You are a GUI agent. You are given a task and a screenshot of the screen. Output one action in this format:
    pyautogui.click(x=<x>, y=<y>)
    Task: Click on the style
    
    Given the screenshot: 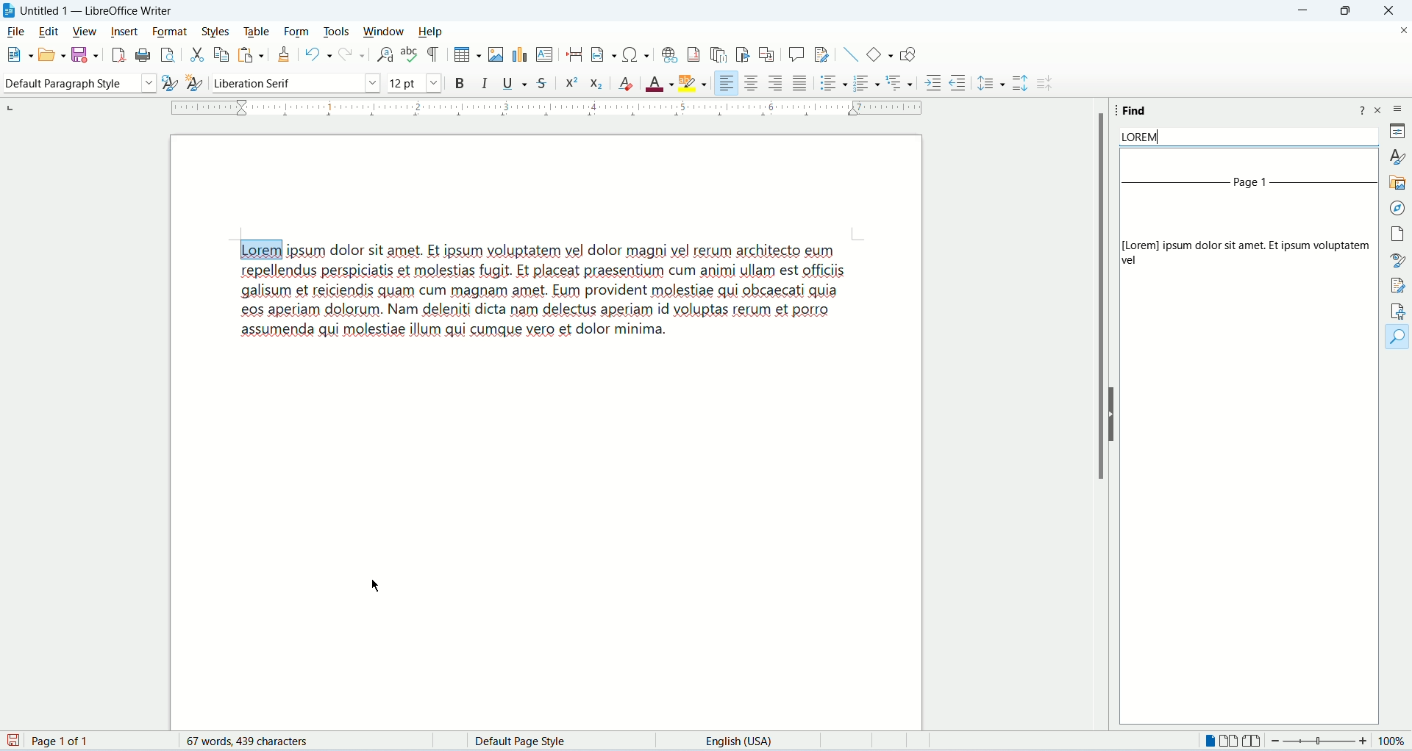 What is the action you would take?
    pyautogui.click(x=1395, y=157)
    